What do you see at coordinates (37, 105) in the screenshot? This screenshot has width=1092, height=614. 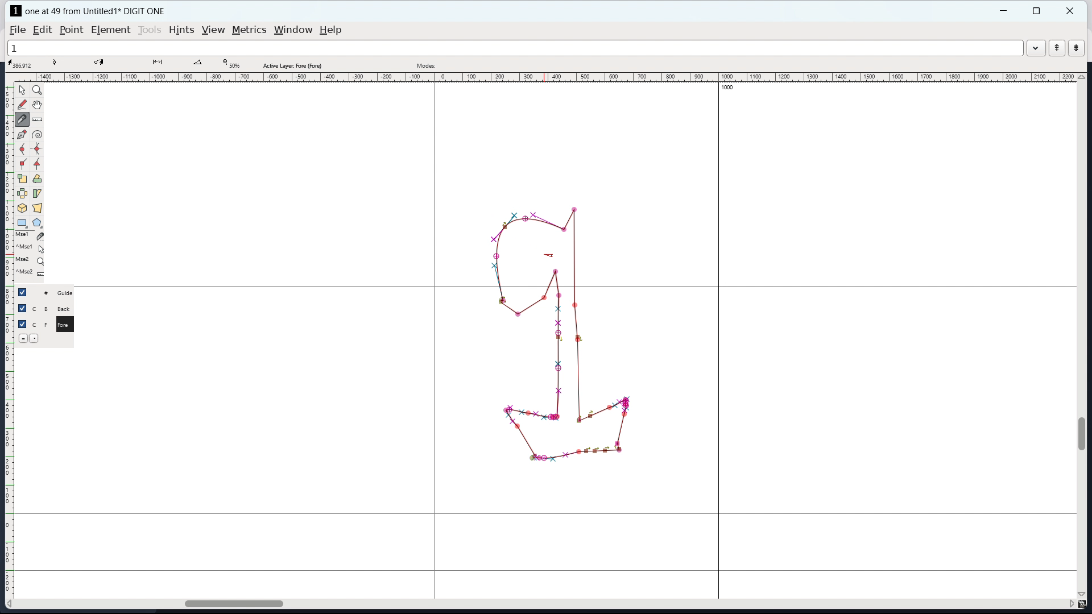 I see `scroll by hand` at bounding box center [37, 105].